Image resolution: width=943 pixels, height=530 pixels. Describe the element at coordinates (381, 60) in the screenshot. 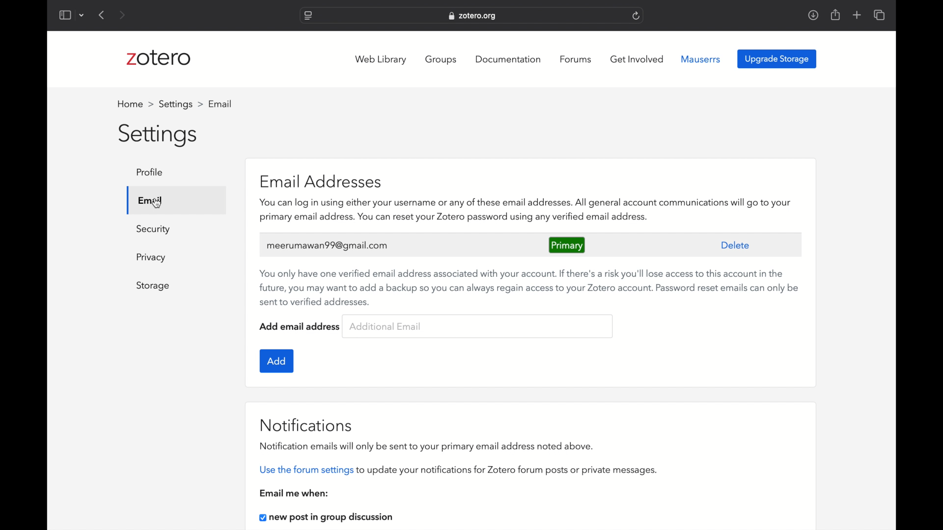

I see `web library` at that location.